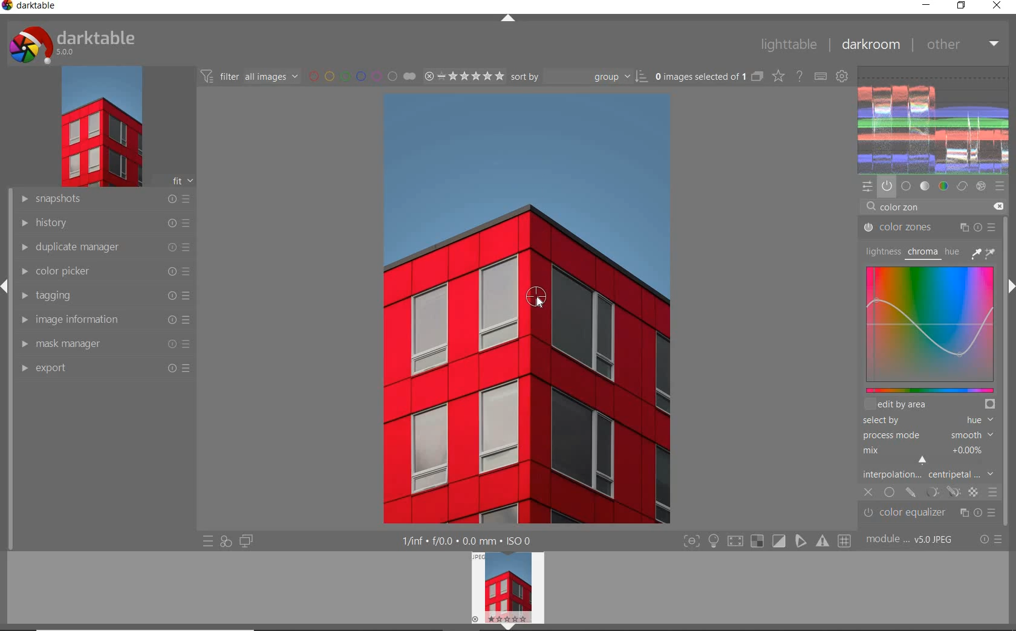 The image size is (1016, 631). Describe the element at coordinates (868, 187) in the screenshot. I see `quick access panel` at that location.